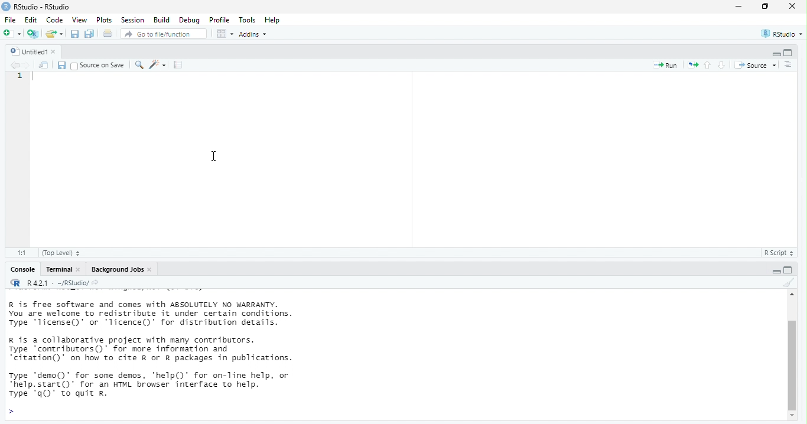  Describe the element at coordinates (157, 65) in the screenshot. I see `code tools` at that location.